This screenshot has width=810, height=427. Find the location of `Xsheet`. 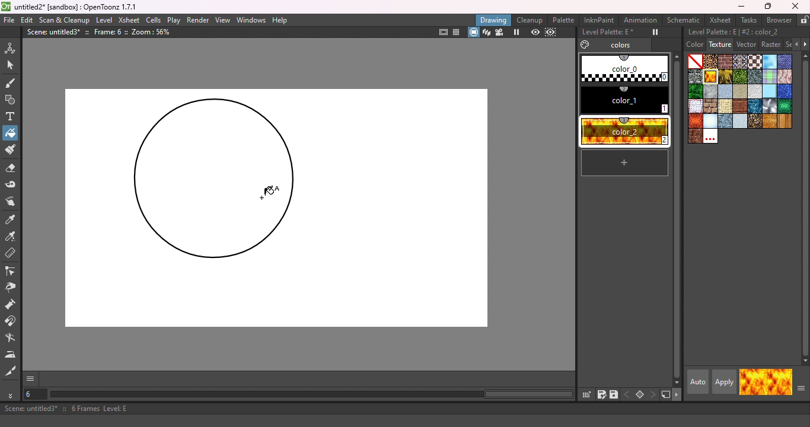

Xsheet is located at coordinates (720, 20).